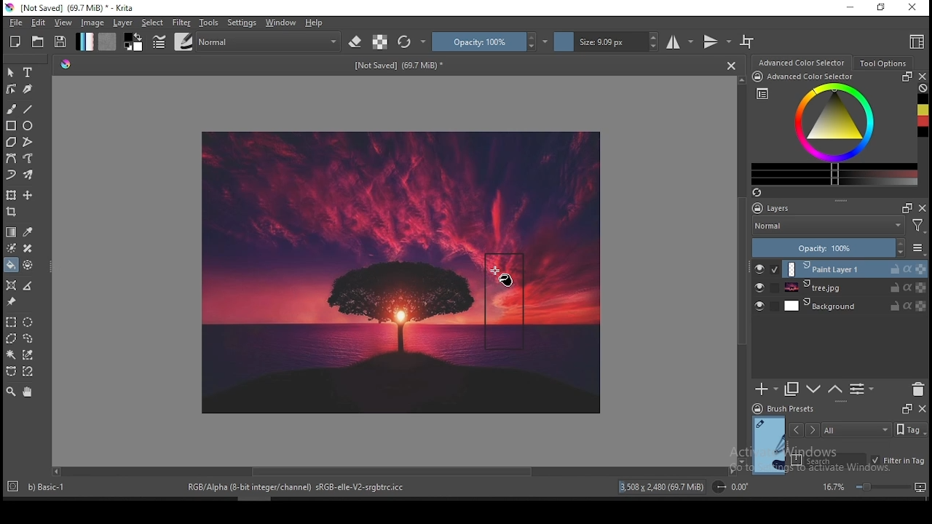  What do you see at coordinates (29, 337) in the screenshot?
I see `freehand selection tool` at bounding box center [29, 337].